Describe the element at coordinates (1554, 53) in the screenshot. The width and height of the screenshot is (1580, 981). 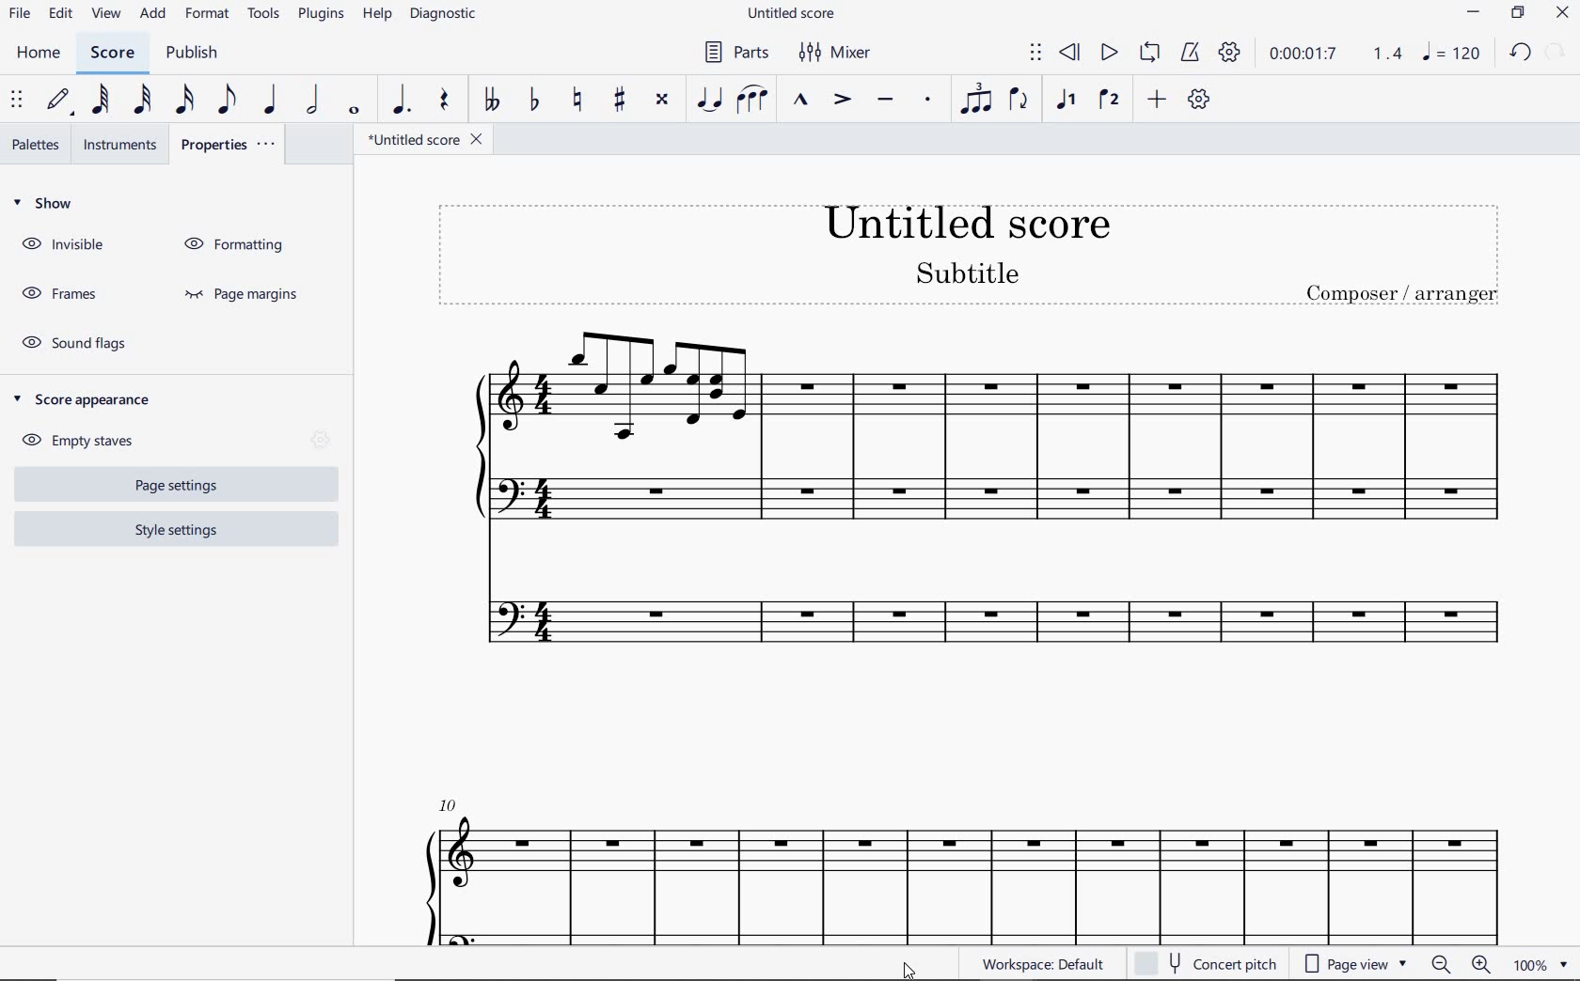
I see `REDO` at that location.